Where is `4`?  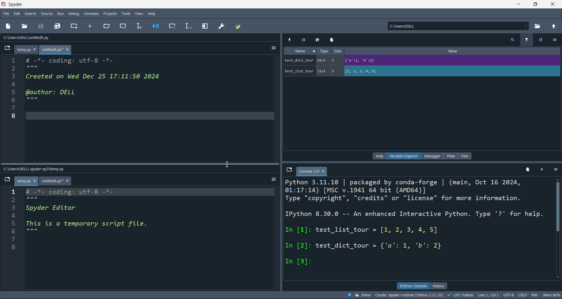
4 is located at coordinates (17, 84).